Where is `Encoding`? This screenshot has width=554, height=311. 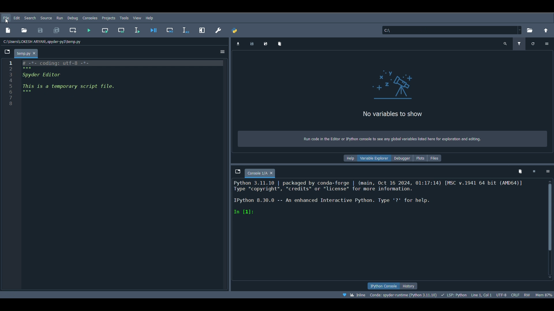
Encoding is located at coordinates (502, 295).